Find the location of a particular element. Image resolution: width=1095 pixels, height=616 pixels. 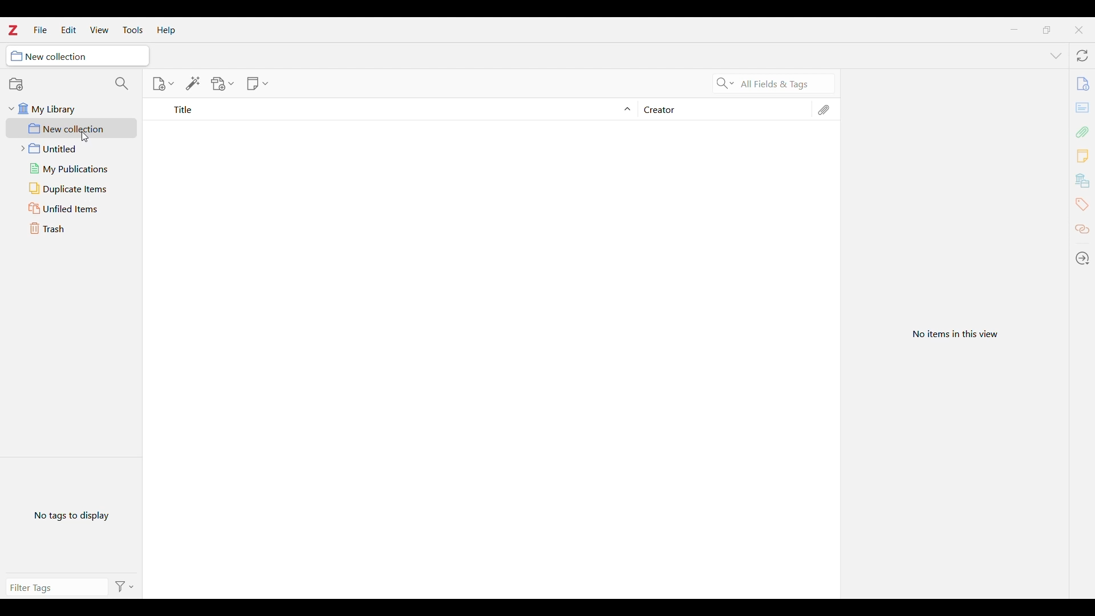

Unfiled items folder is located at coordinates (71, 208).